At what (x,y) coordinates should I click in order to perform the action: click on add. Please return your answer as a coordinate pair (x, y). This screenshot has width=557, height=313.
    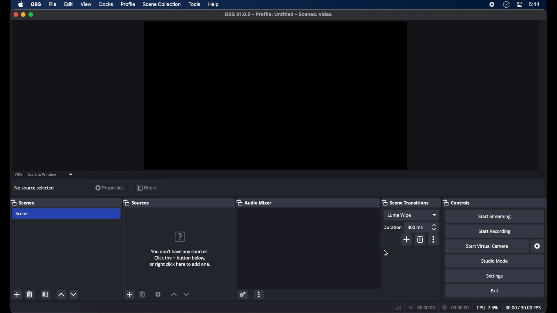
    Looking at the image, I should click on (406, 241).